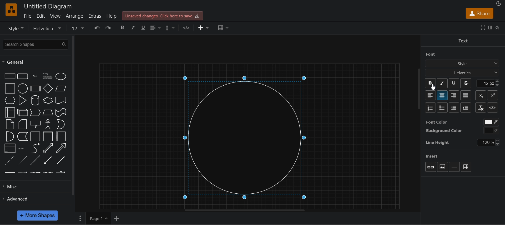 This screenshot has width=505, height=225. What do you see at coordinates (493, 95) in the screenshot?
I see `superscript` at bounding box center [493, 95].